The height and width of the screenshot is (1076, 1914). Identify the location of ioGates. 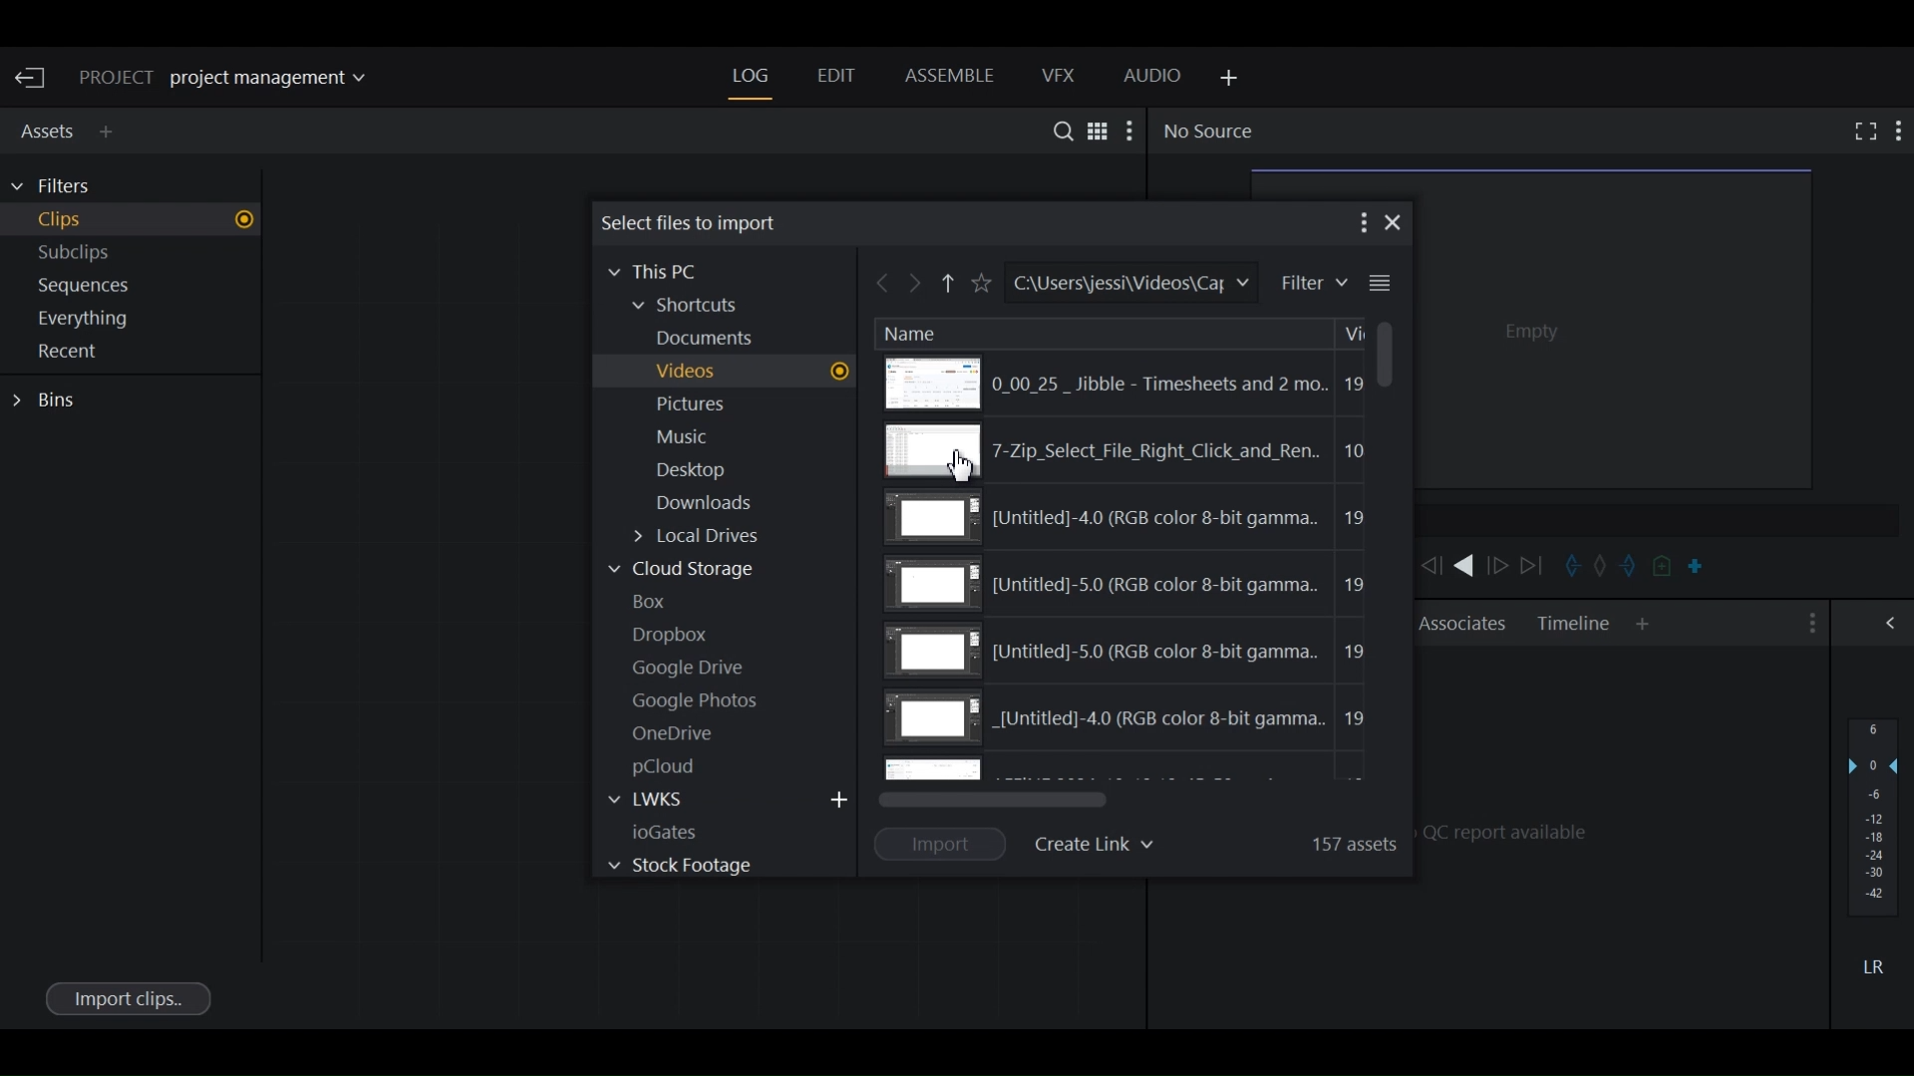
(687, 831).